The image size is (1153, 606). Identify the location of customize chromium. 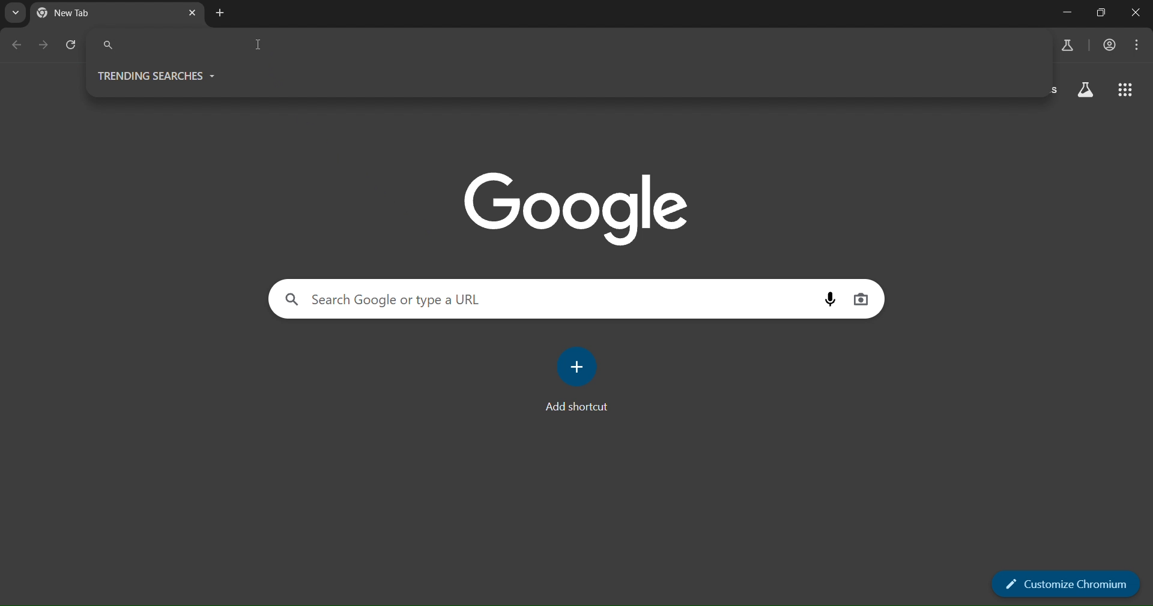
(1066, 583).